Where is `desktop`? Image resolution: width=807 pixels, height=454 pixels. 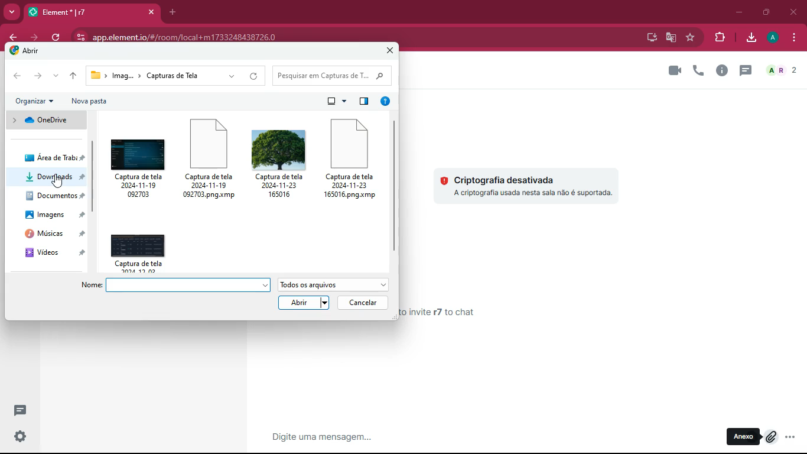 desktop is located at coordinates (649, 38).